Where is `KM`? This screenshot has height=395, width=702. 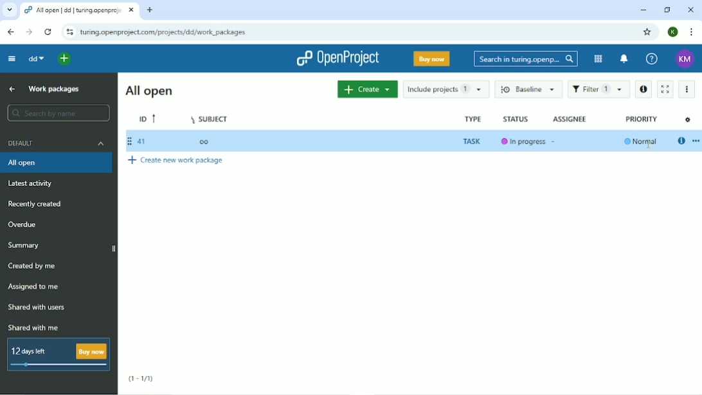
KM is located at coordinates (685, 59).